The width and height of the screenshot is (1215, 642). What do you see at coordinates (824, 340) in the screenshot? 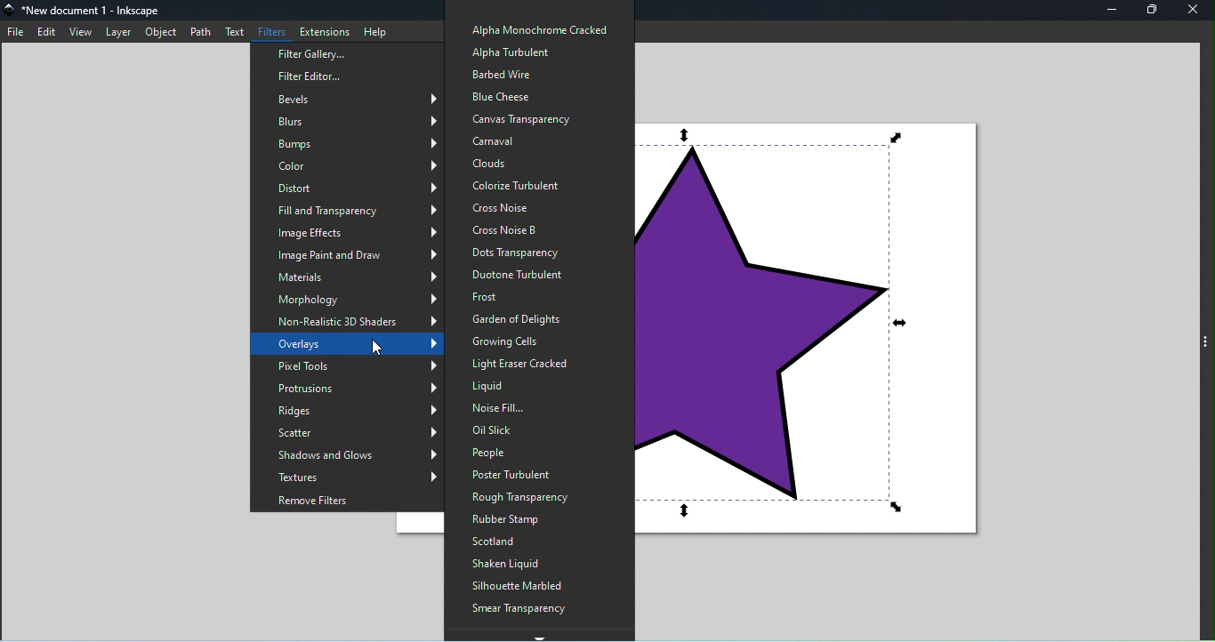
I see `Canvas` at bounding box center [824, 340].